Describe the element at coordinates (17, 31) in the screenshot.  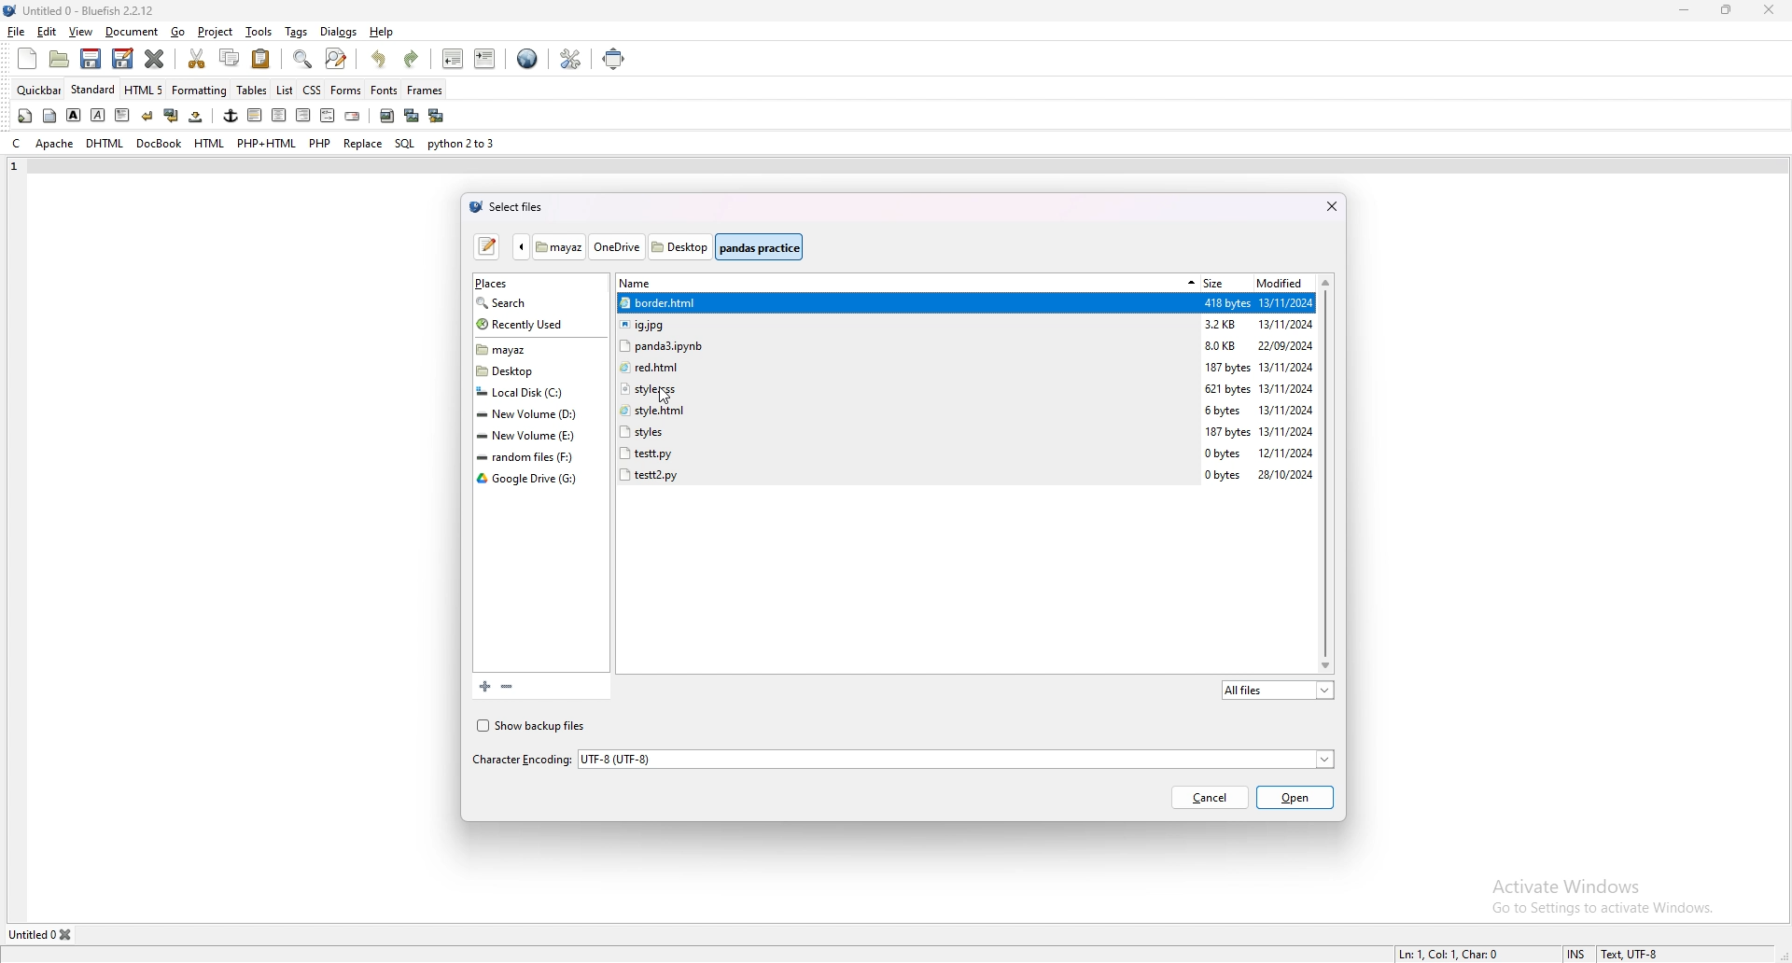
I see `file` at that location.